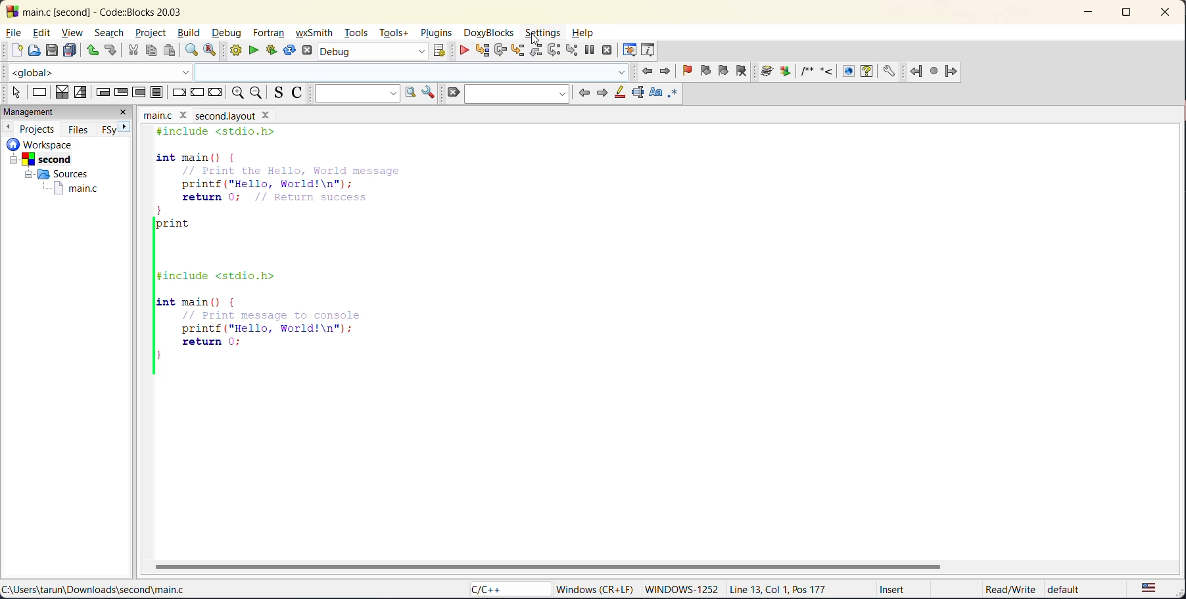 This screenshot has height=599, width=1186. I want to click on clear, so click(452, 92).